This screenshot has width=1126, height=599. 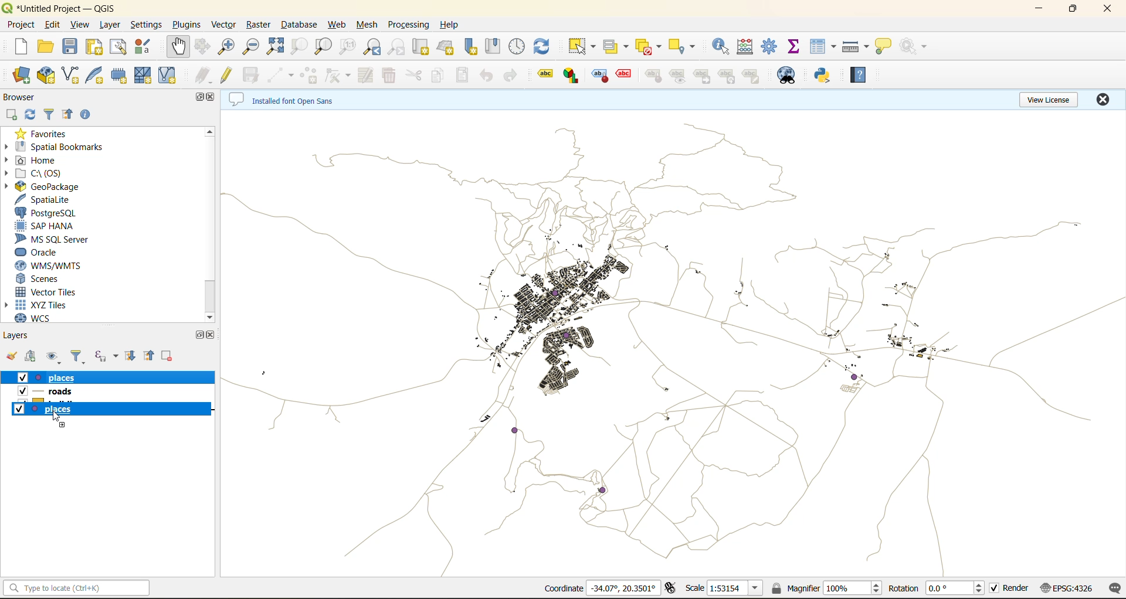 What do you see at coordinates (1049, 100) in the screenshot?
I see `view license` at bounding box center [1049, 100].